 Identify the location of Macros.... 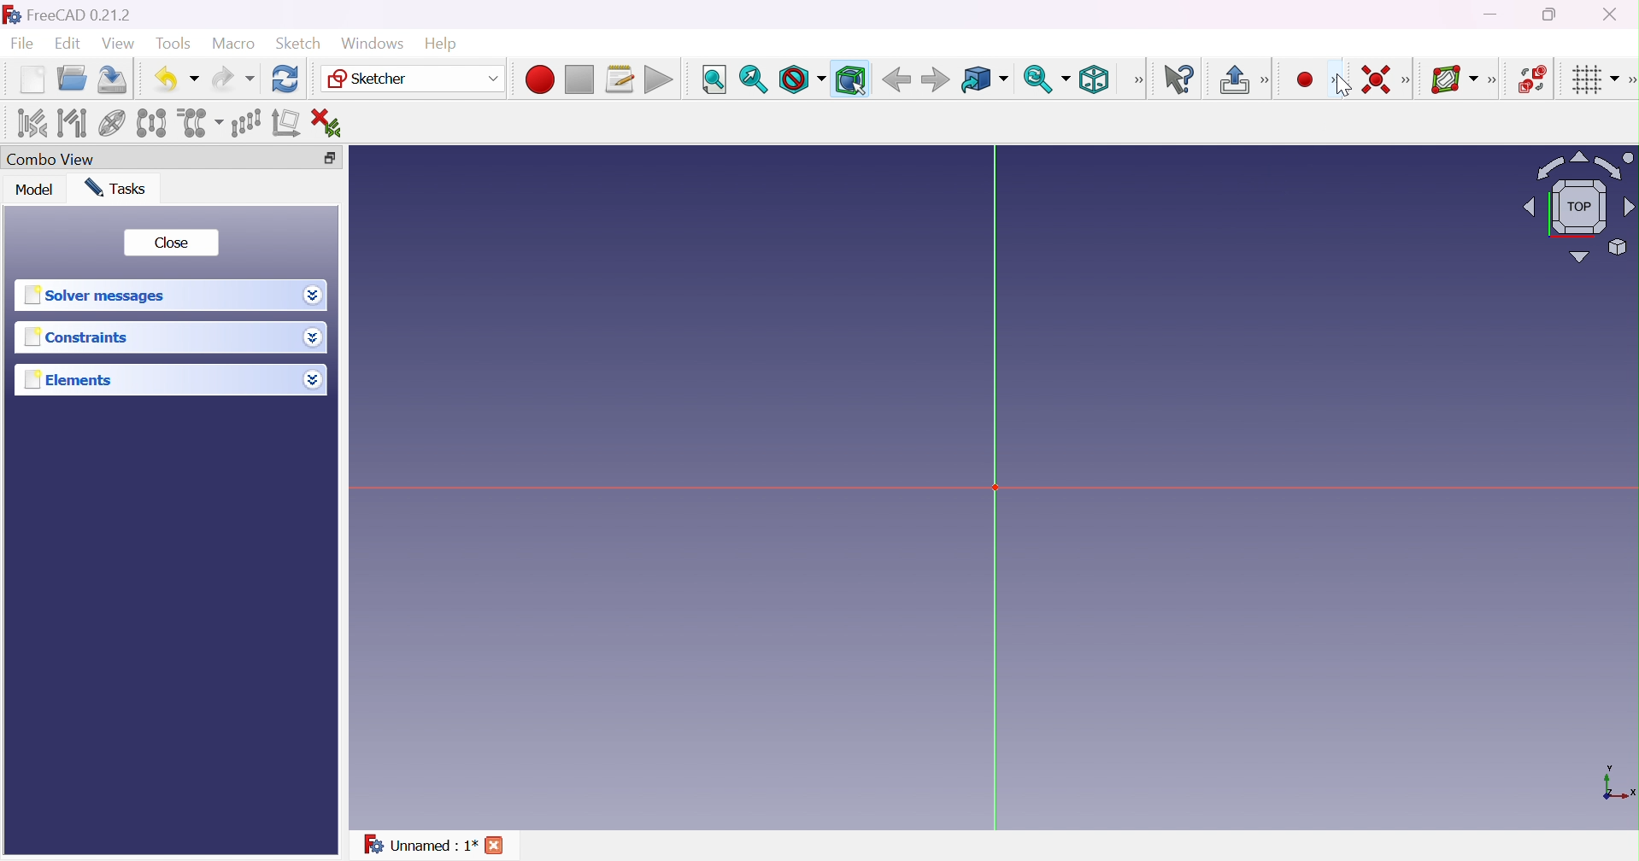
(620, 79).